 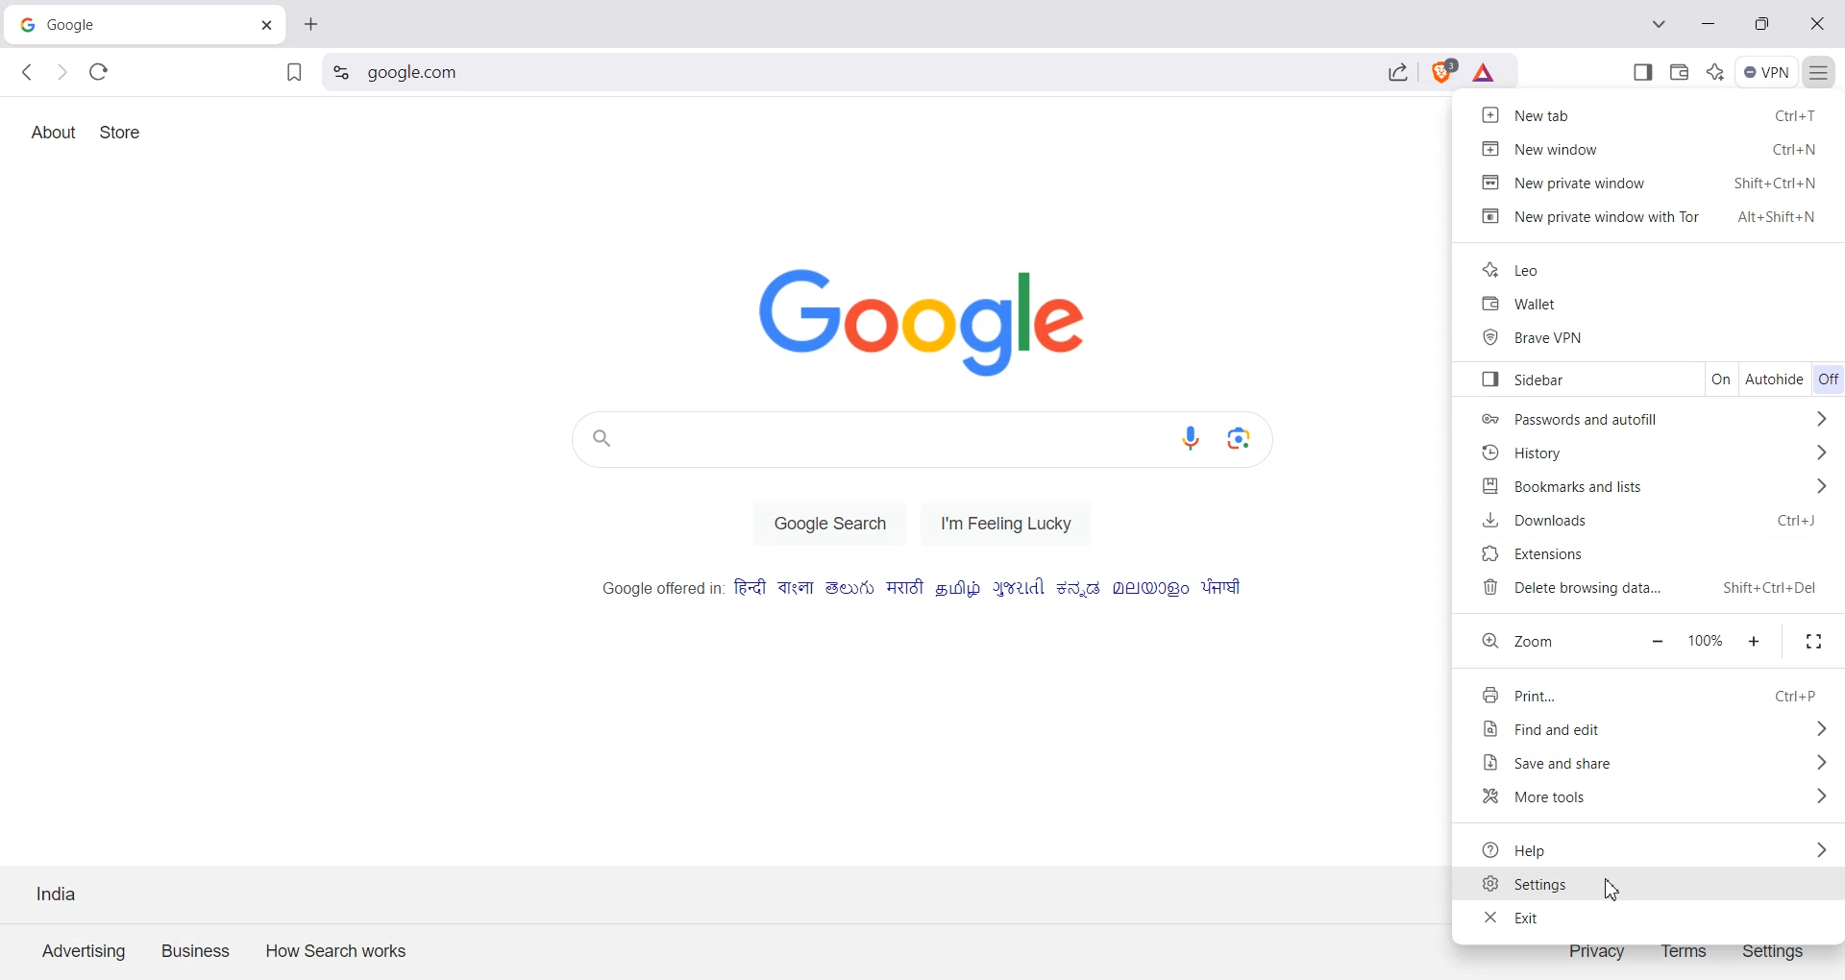 I want to click on Delete browsing data, so click(x=1660, y=589).